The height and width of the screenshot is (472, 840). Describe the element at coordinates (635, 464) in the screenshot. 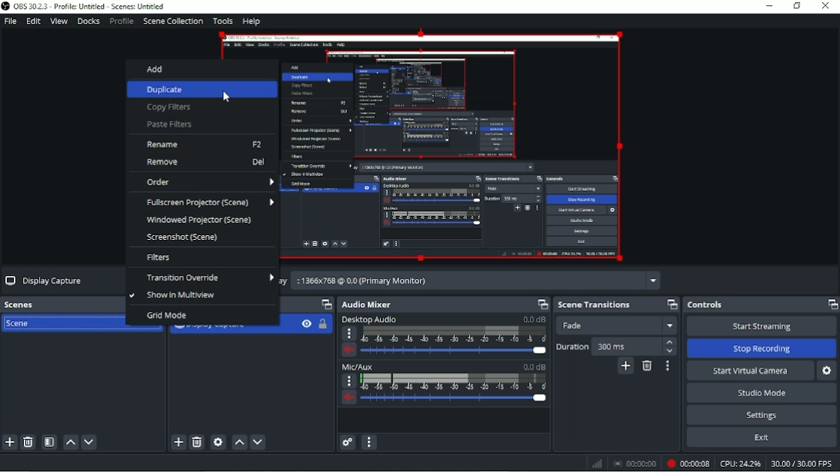

I see `00:00:00` at that location.